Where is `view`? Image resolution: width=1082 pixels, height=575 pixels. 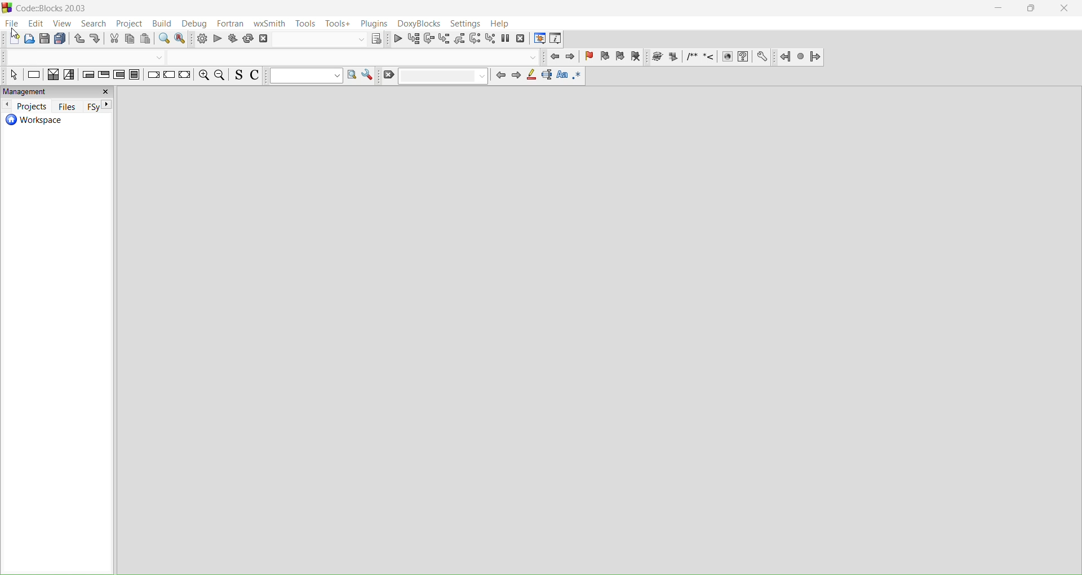 view is located at coordinates (64, 24).